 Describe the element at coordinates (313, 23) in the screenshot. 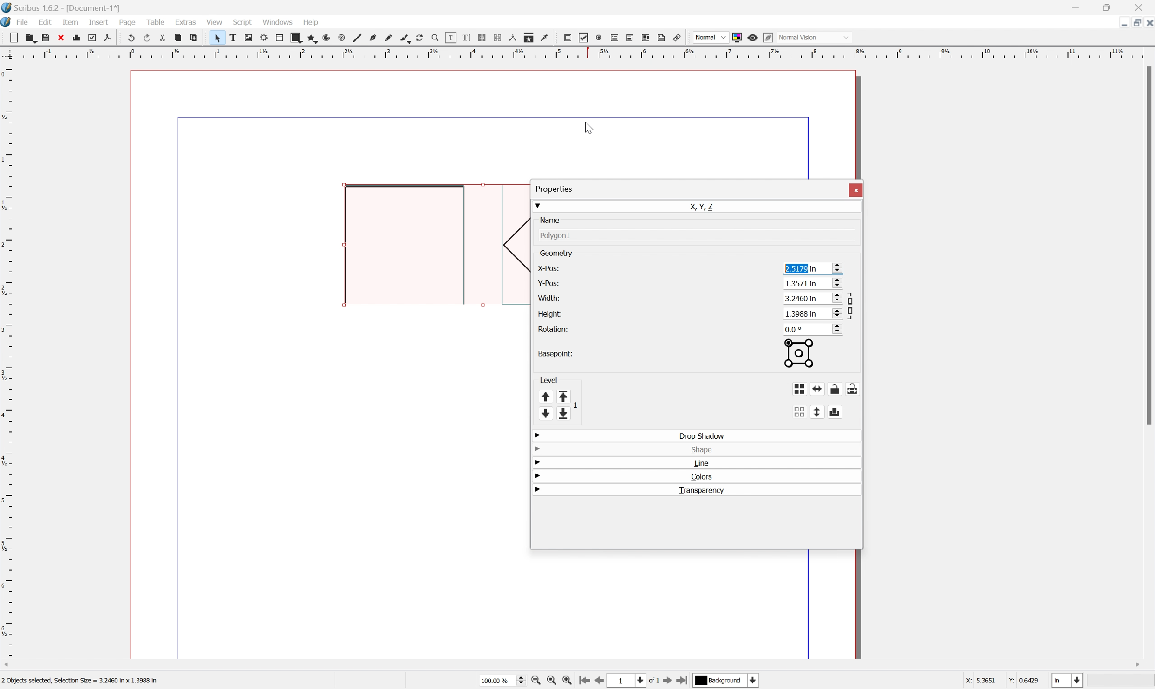

I see `help` at that location.